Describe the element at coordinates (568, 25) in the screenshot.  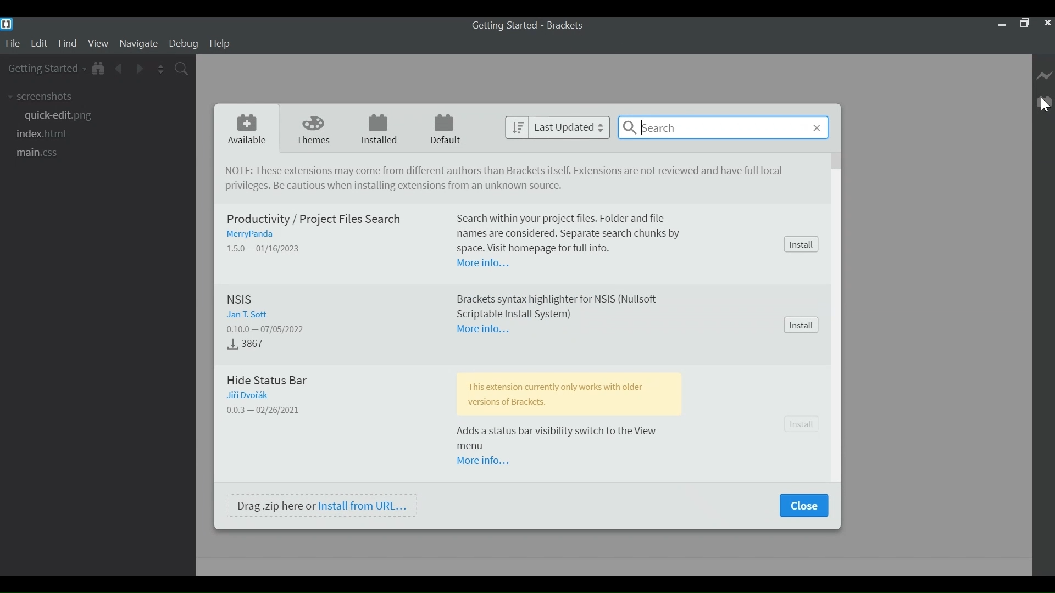
I see `Brackets` at that location.